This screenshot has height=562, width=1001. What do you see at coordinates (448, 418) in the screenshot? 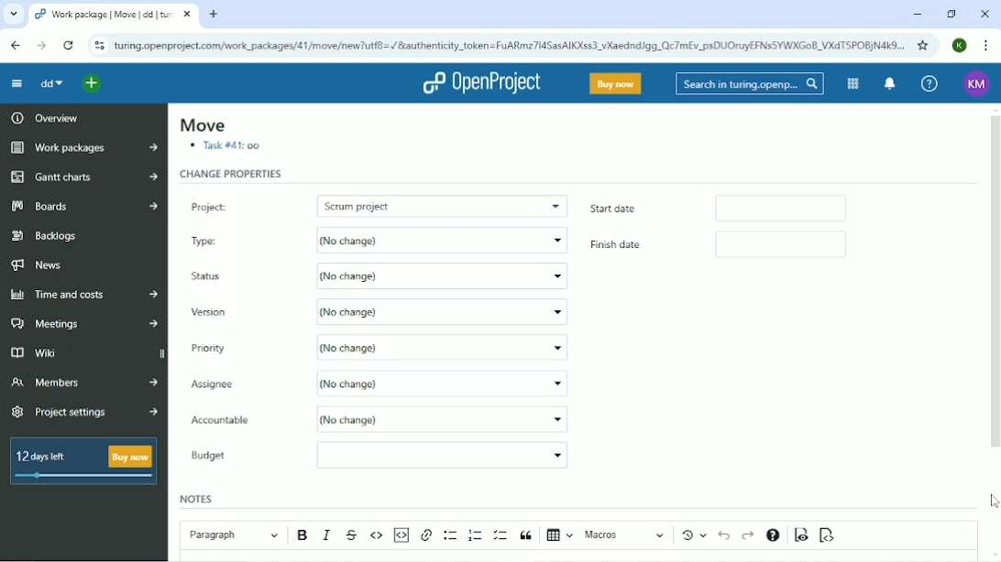
I see `(No change)` at bounding box center [448, 418].